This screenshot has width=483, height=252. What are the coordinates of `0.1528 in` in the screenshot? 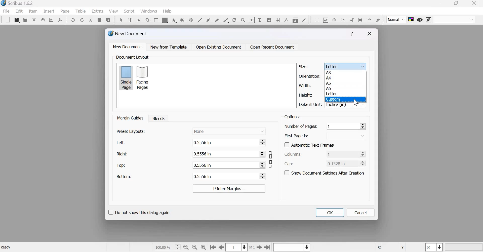 It's located at (342, 163).